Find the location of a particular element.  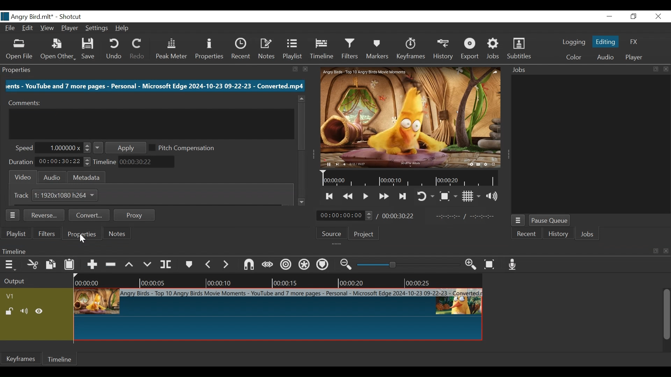

Size is located at coordinates (68, 195).